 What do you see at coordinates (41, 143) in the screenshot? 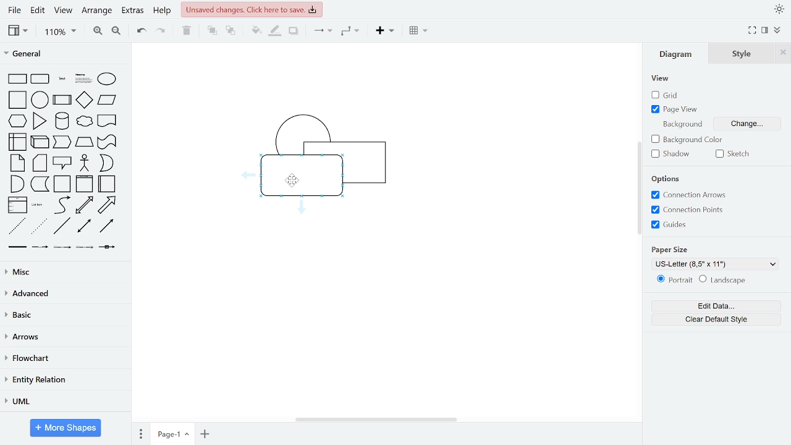
I see `cube` at bounding box center [41, 143].